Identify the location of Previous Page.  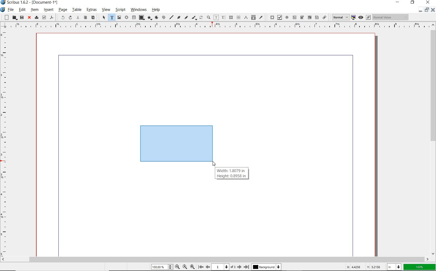
(208, 267).